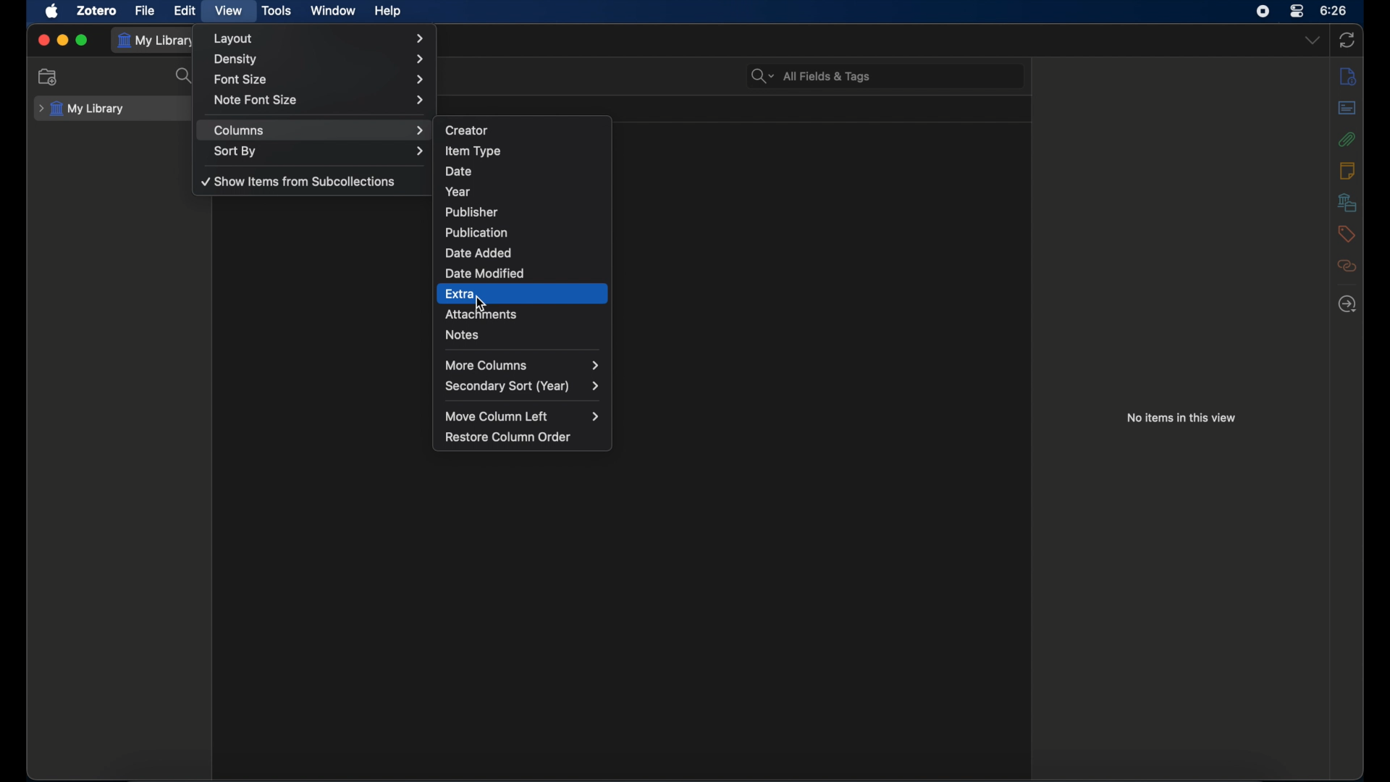 The height and width of the screenshot is (782, 1390). What do you see at coordinates (319, 100) in the screenshot?
I see `note font size` at bounding box center [319, 100].